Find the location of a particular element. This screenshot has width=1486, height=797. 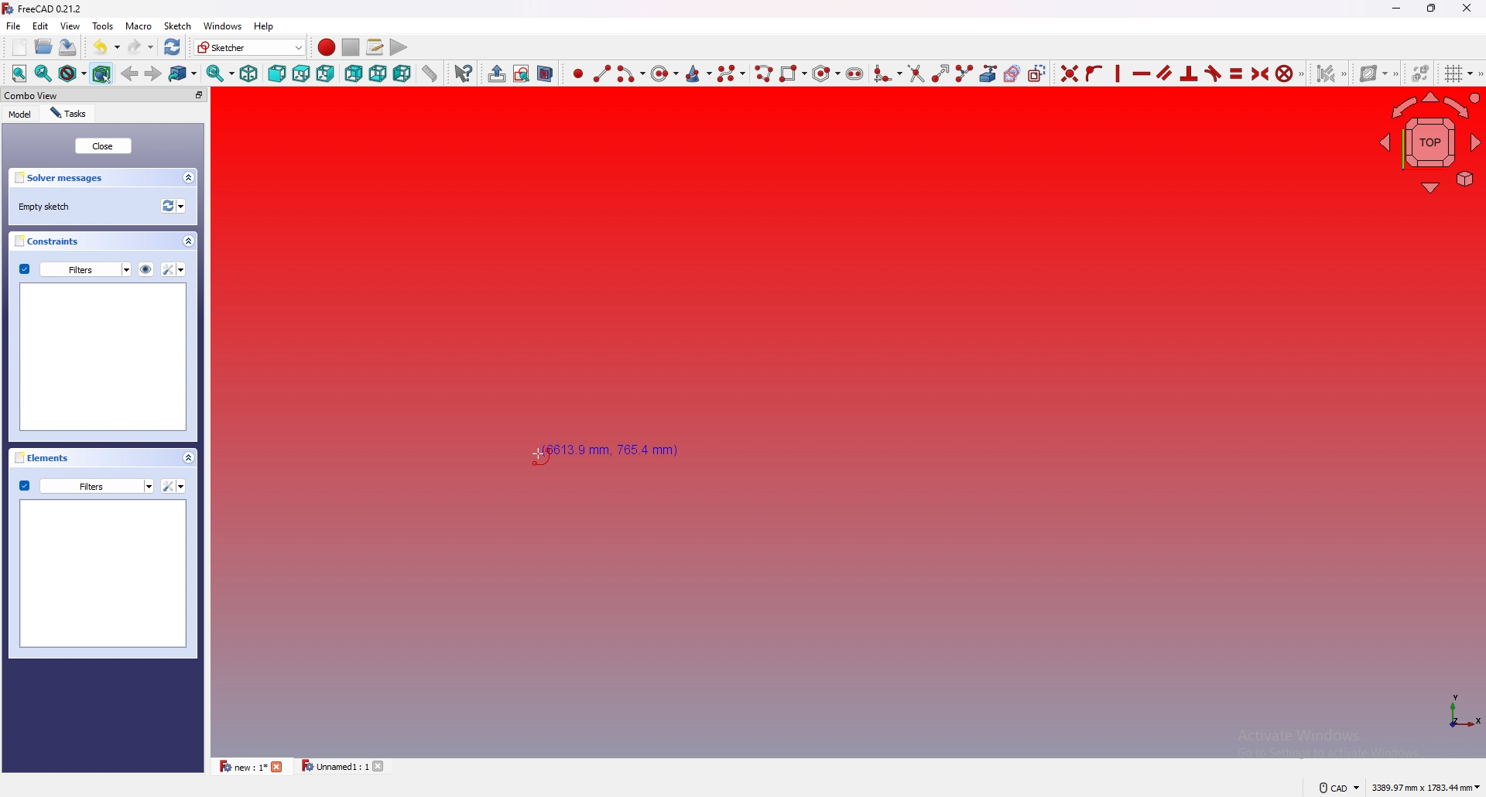

create poly line is located at coordinates (762, 74).